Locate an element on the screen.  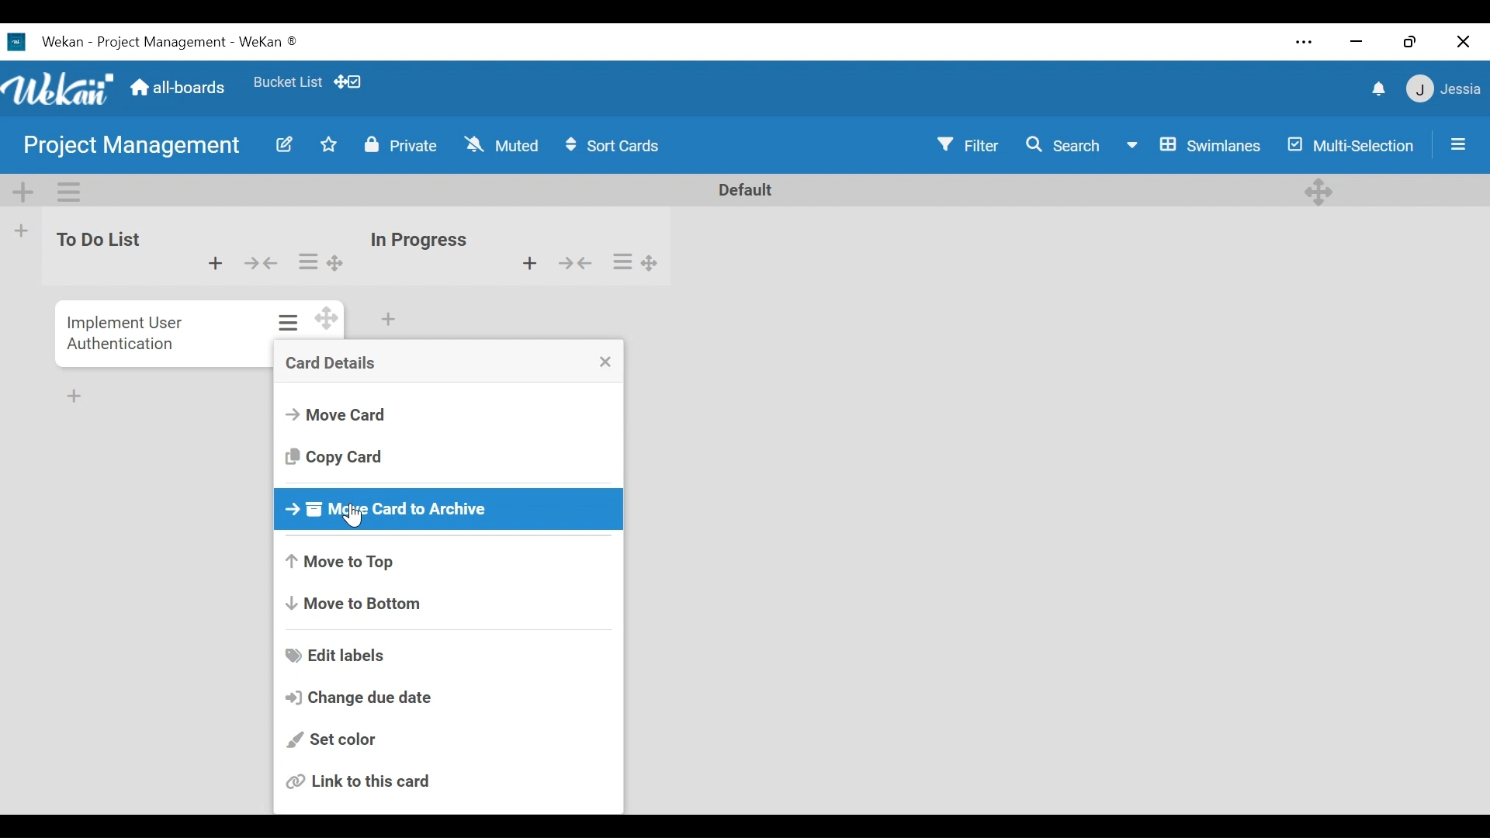
options is located at coordinates (283, 324).